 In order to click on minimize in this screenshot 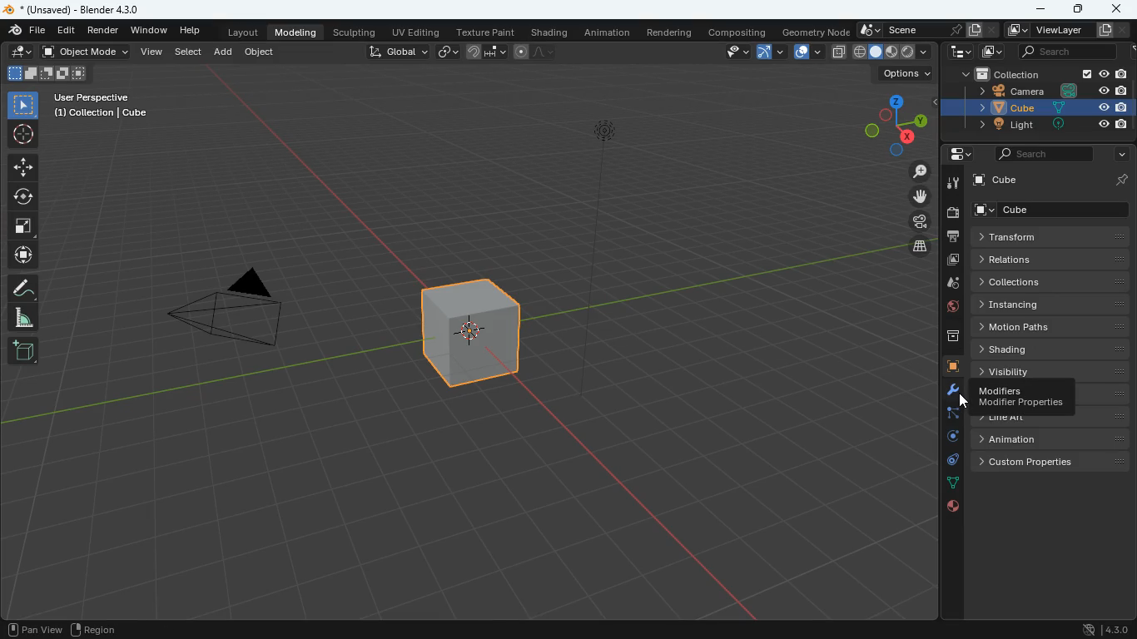, I will do `click(1038, 10)`.